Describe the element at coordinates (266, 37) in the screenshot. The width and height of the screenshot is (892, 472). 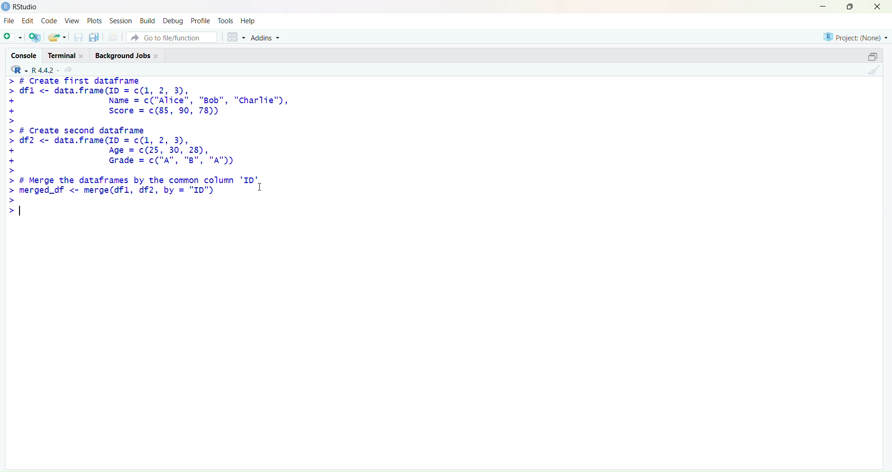
I see `Addins` at that location.